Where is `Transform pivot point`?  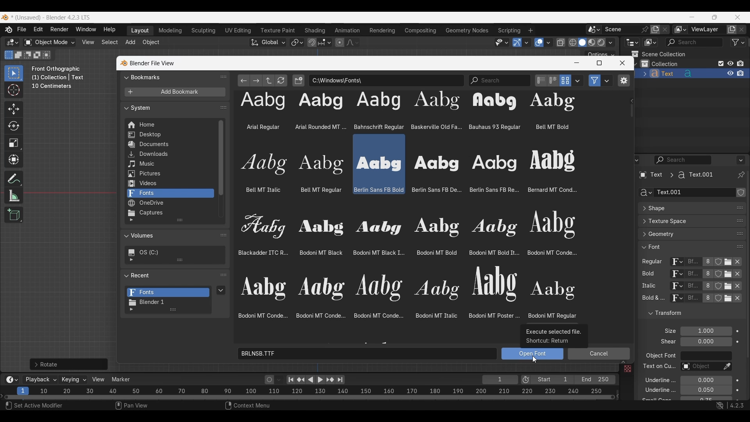 Transform pivot point is located at coordinates (297, 43).